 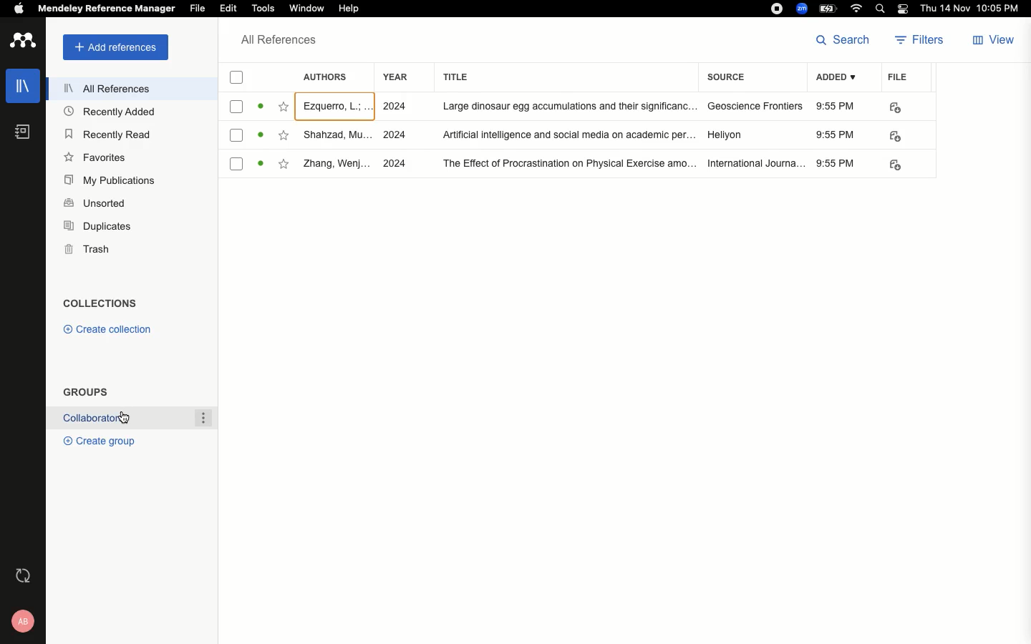 What do you see at coordinates (112, 47) in the screenshot?
I see `Add references` at bounding box center [112, 47].